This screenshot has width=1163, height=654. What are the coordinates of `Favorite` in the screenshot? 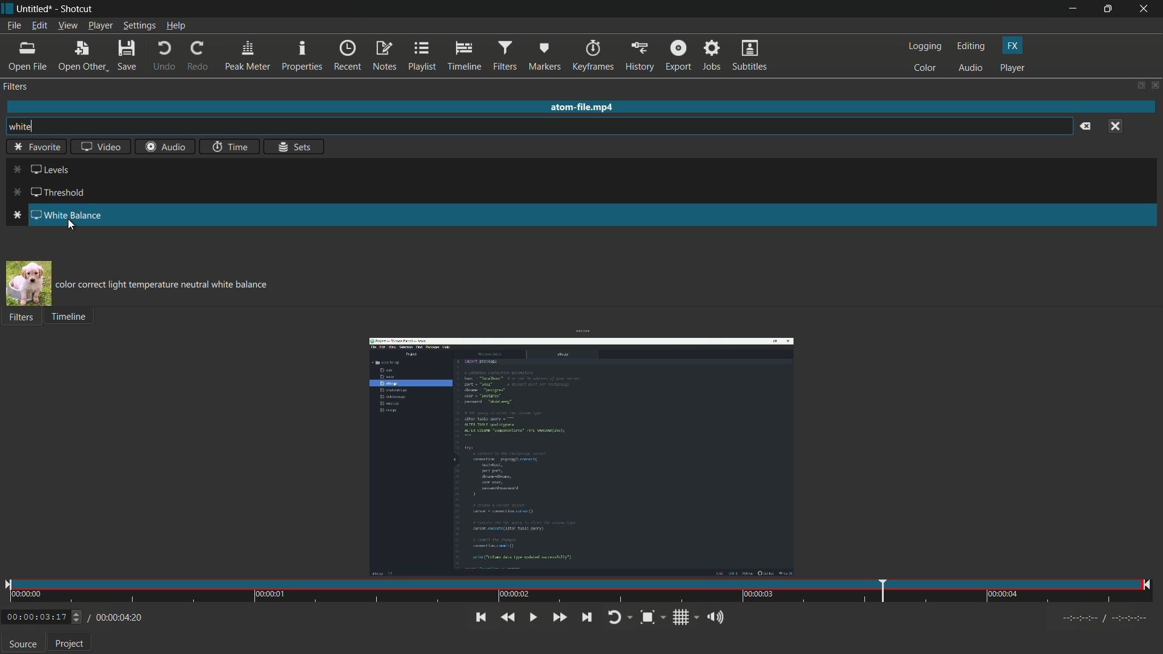 It's located at (39, 148).